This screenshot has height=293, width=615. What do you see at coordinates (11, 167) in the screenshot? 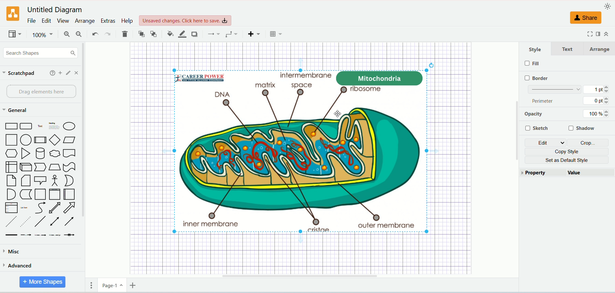
I see `Internal Document` at bounding box center [11, 167].